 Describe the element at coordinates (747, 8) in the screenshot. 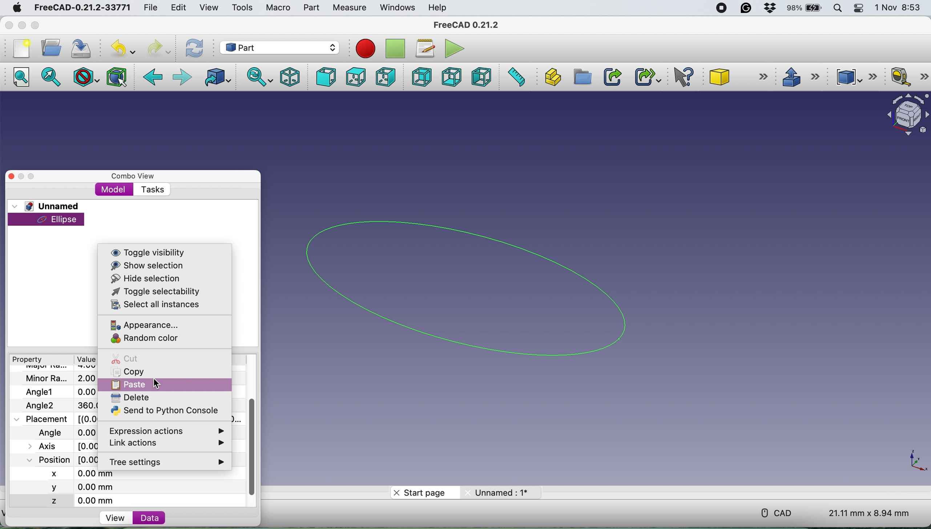

I see `grammarly` at that location.